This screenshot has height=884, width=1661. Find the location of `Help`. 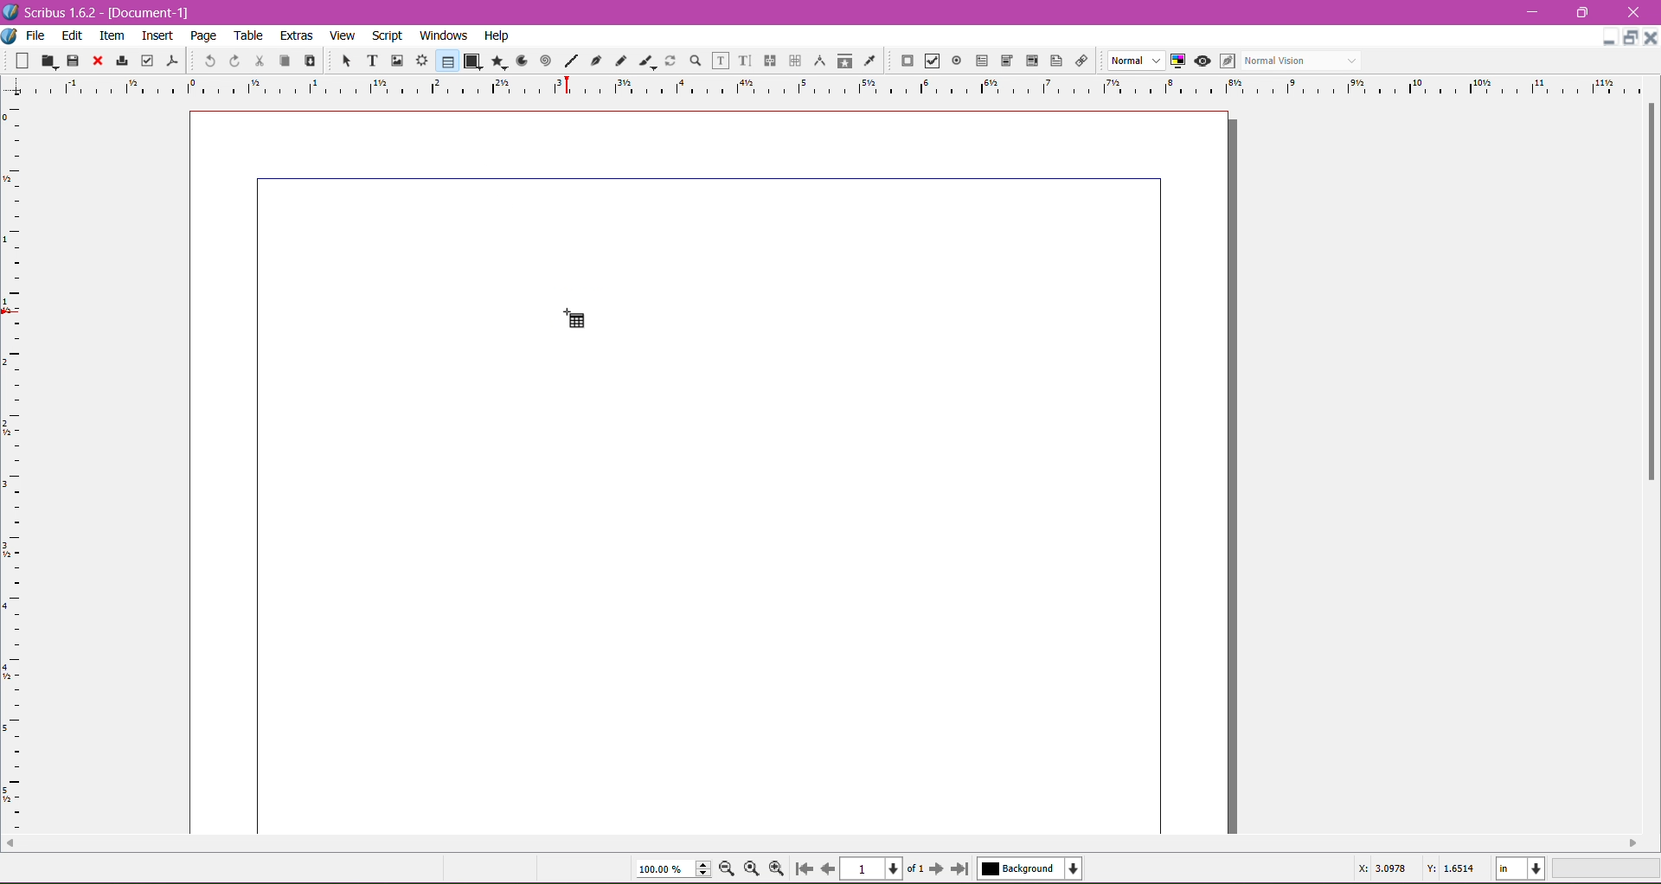

Help is located at coordinates (497, 36).